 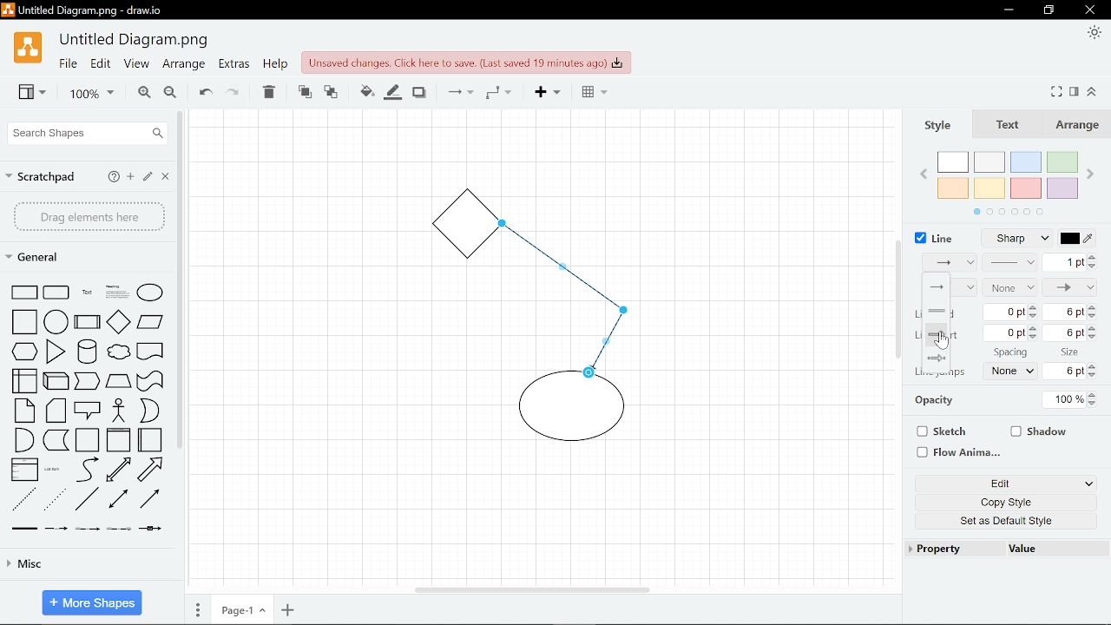 What do you see at coordinates (150, 381) in the screenshot?
I see `shape` at bounding box center [150, 381].